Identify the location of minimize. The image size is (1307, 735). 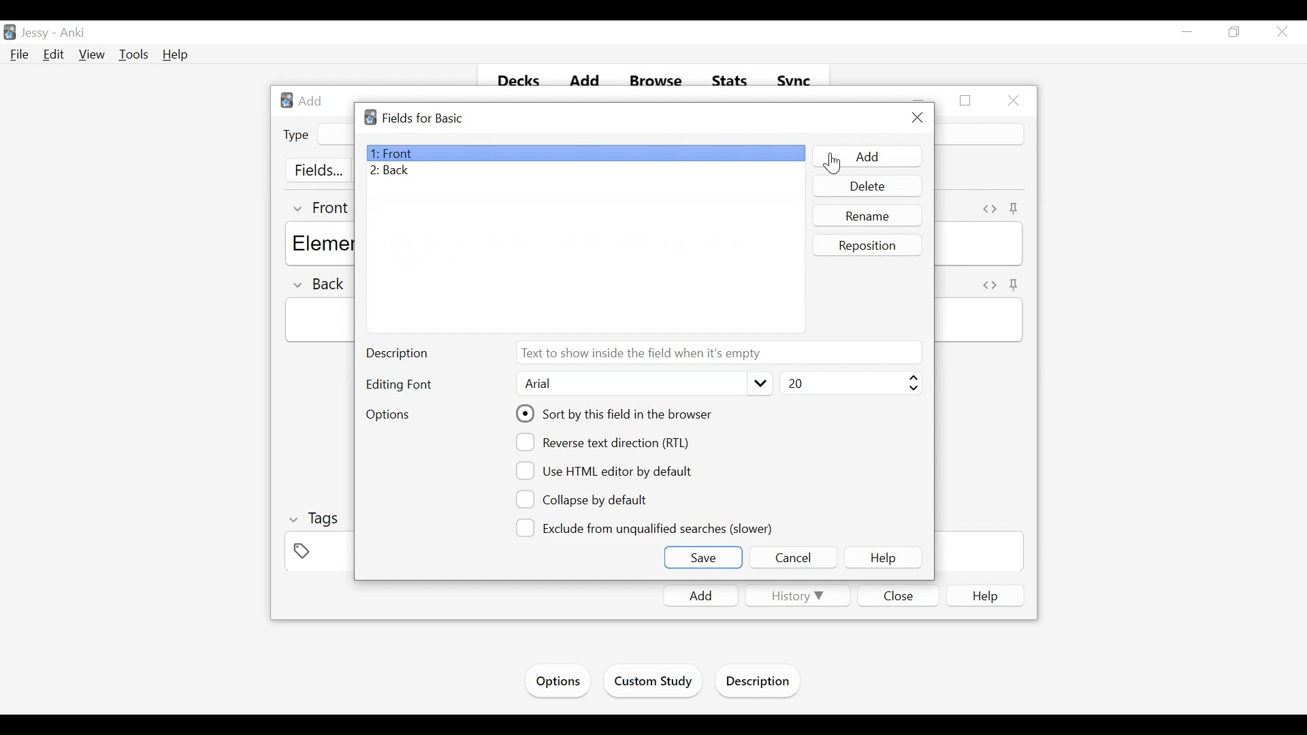
(1187, 33).